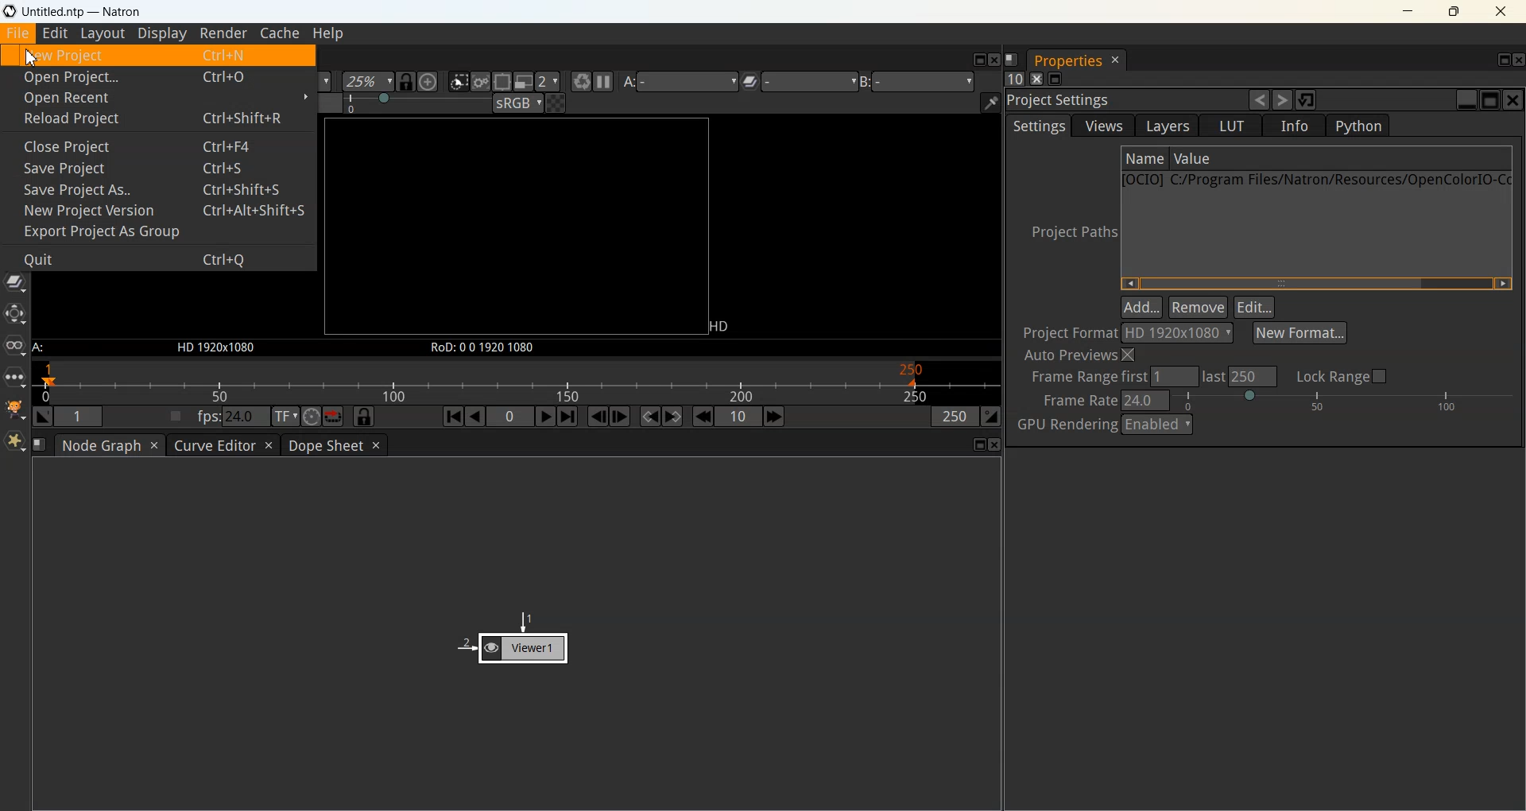  I want to click on Previous Increment, so click(703, 416).